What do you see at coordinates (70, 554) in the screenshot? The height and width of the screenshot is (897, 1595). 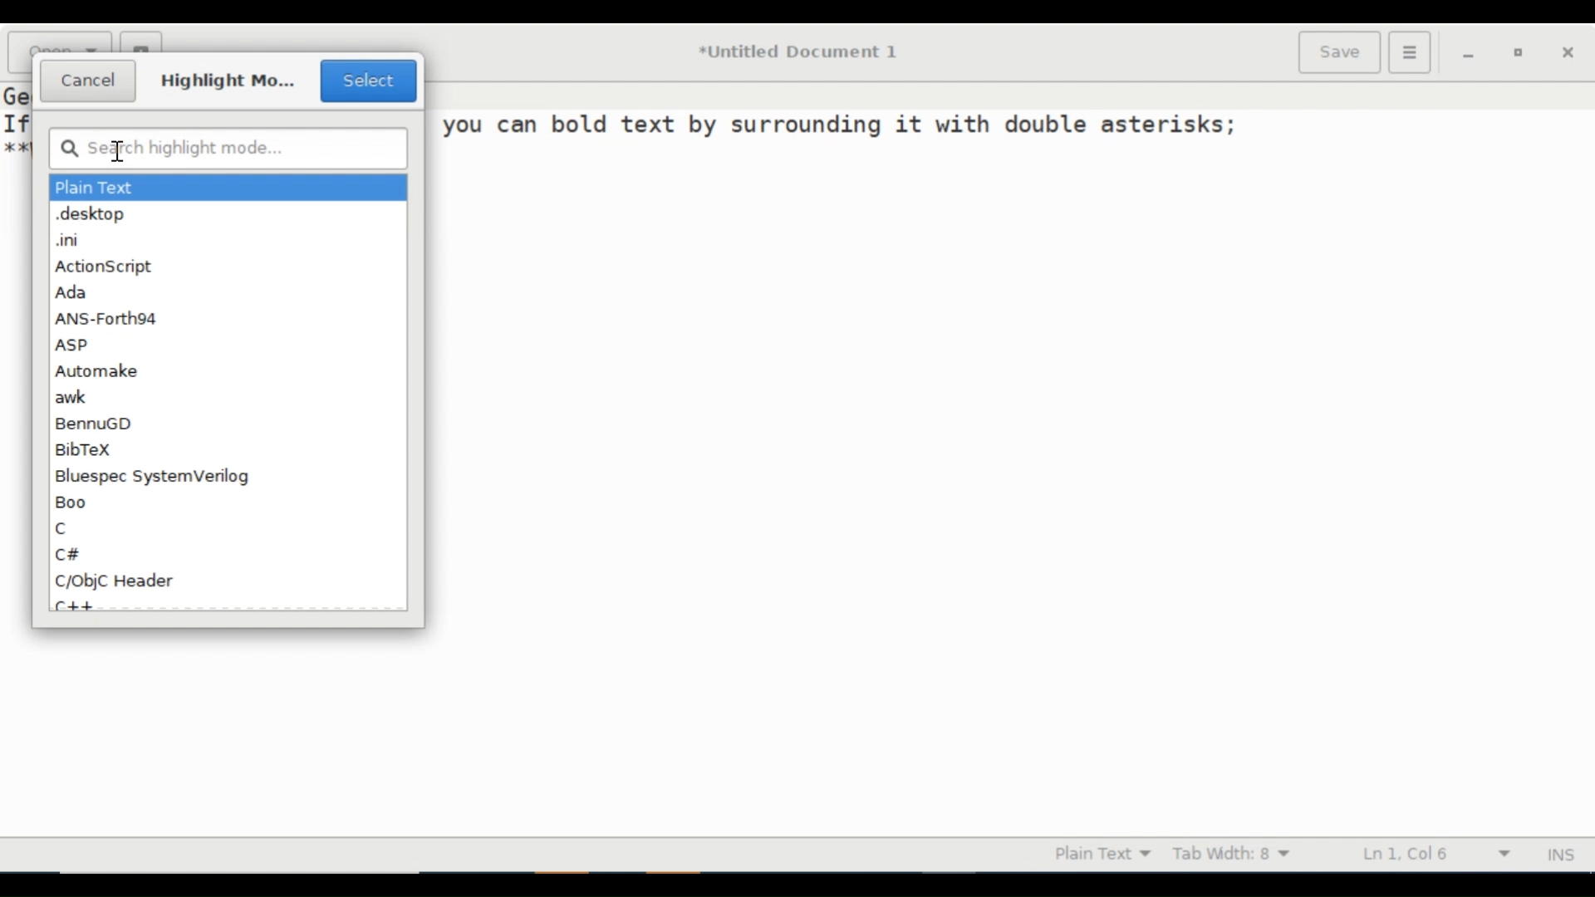 I see `Cc#` at bounding box center [70, 554].